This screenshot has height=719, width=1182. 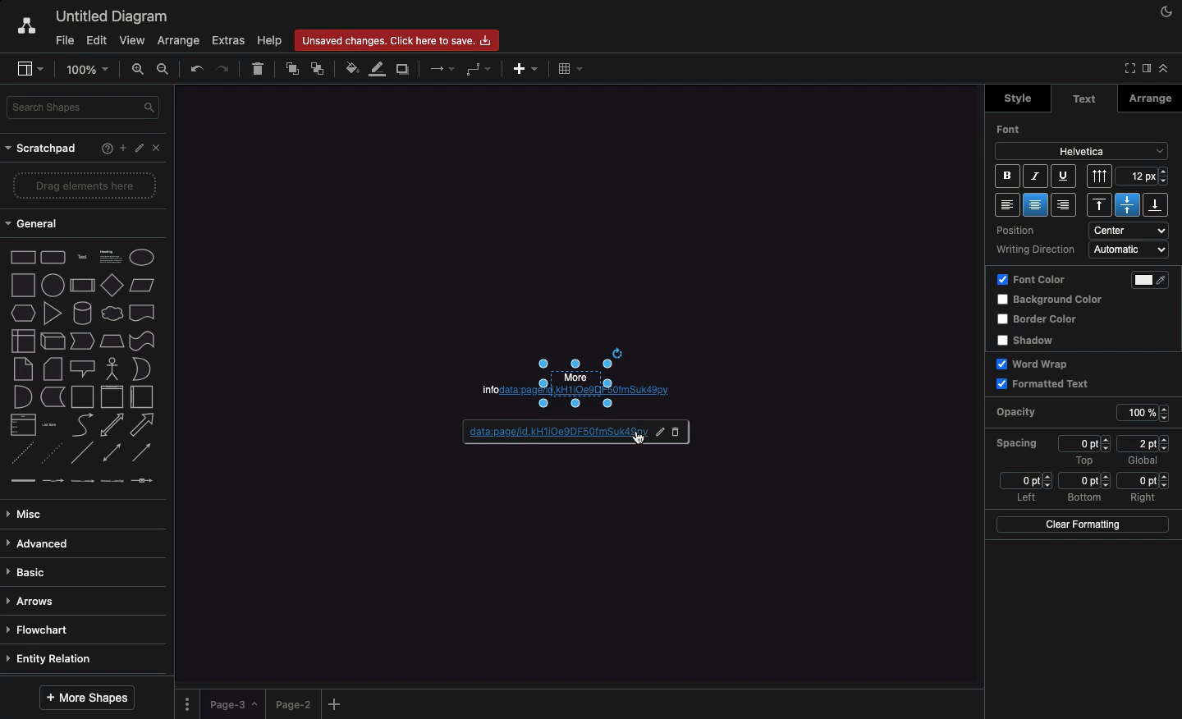 What do you see at coordinates (1037, 250) in the screenshot?
I see `Writing direction` at bounding box center [1037, 250].